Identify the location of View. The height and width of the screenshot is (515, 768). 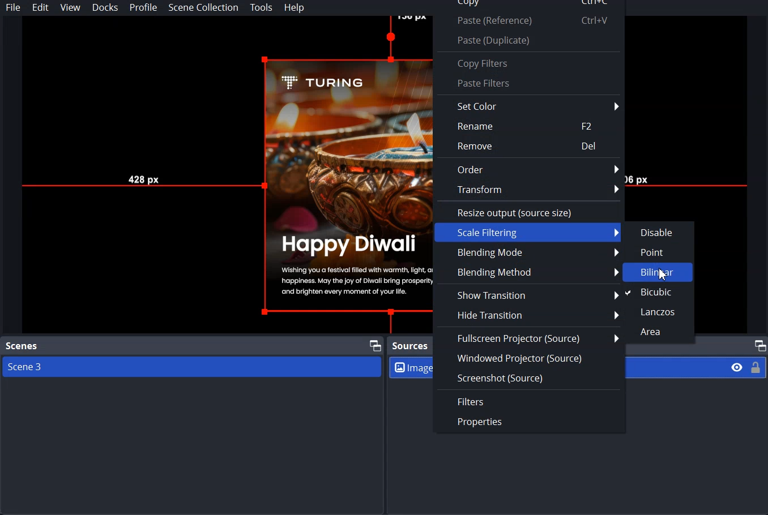
(70, 7).